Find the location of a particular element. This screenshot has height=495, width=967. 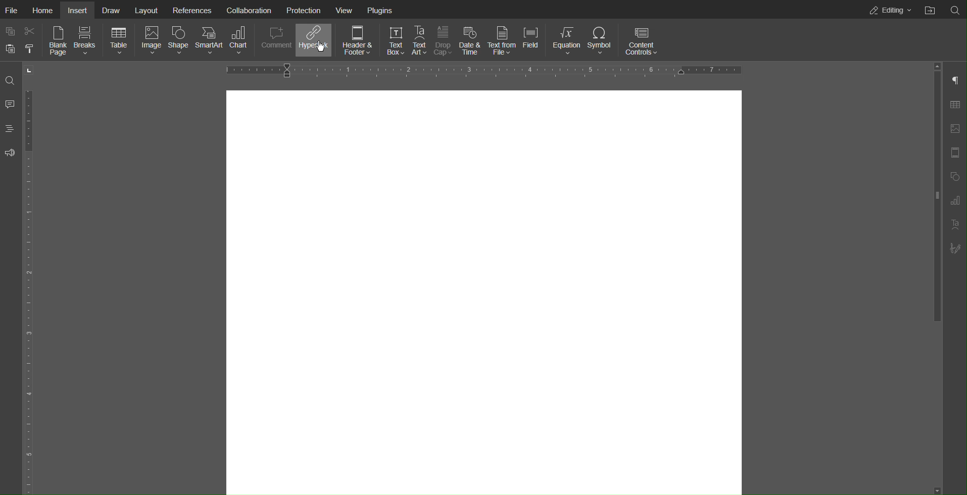

Text from File is located at coordinates (503, 41).